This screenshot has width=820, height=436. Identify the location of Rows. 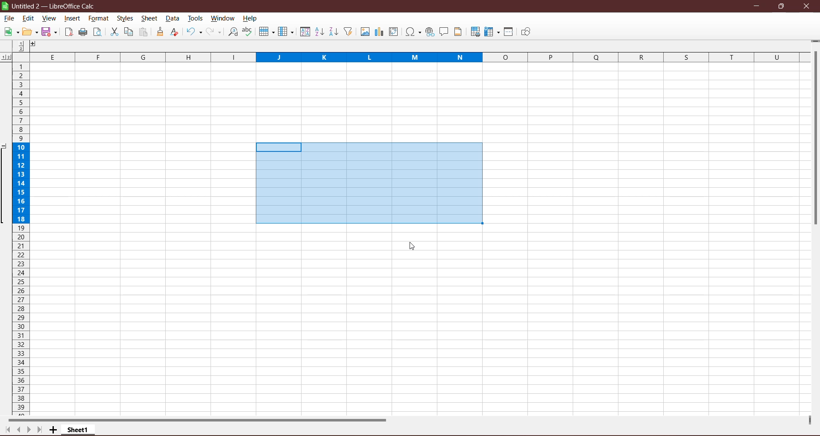
(266, 32).